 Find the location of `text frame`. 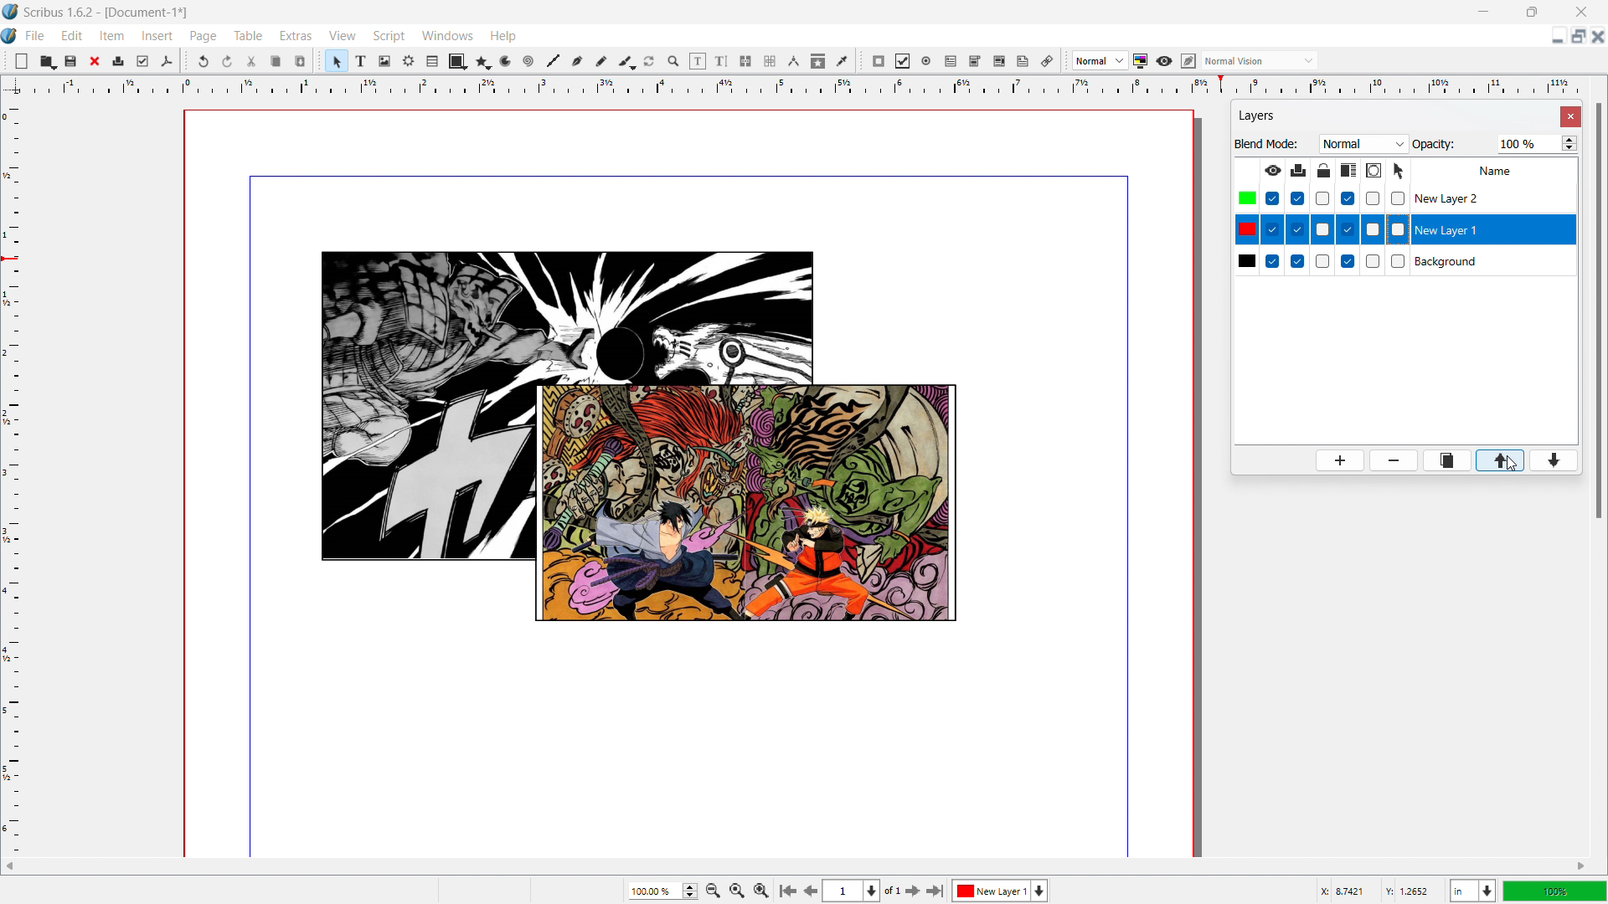

text frame is located at coordinates (362, 61).